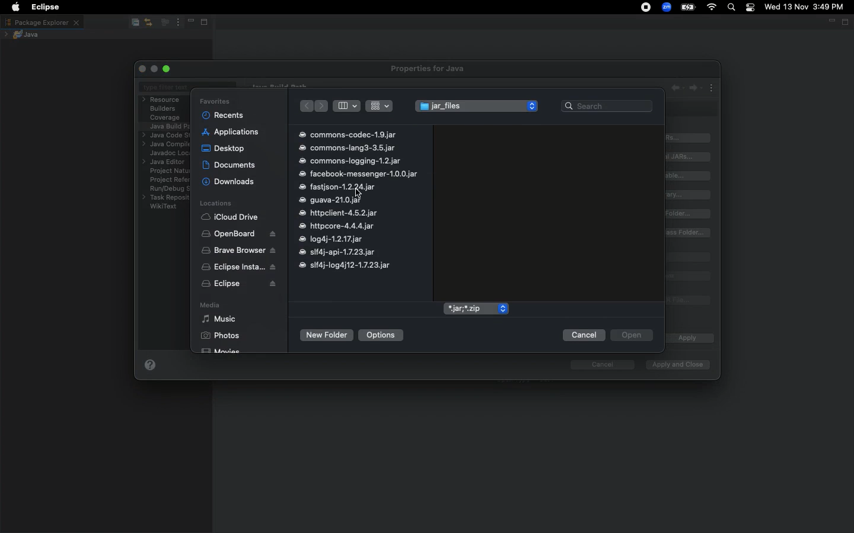 The height and width of the screenshot is (533, 854). Describe the element at coordinates (229, 182) in the screenshot. I see `Downloads` at that location.